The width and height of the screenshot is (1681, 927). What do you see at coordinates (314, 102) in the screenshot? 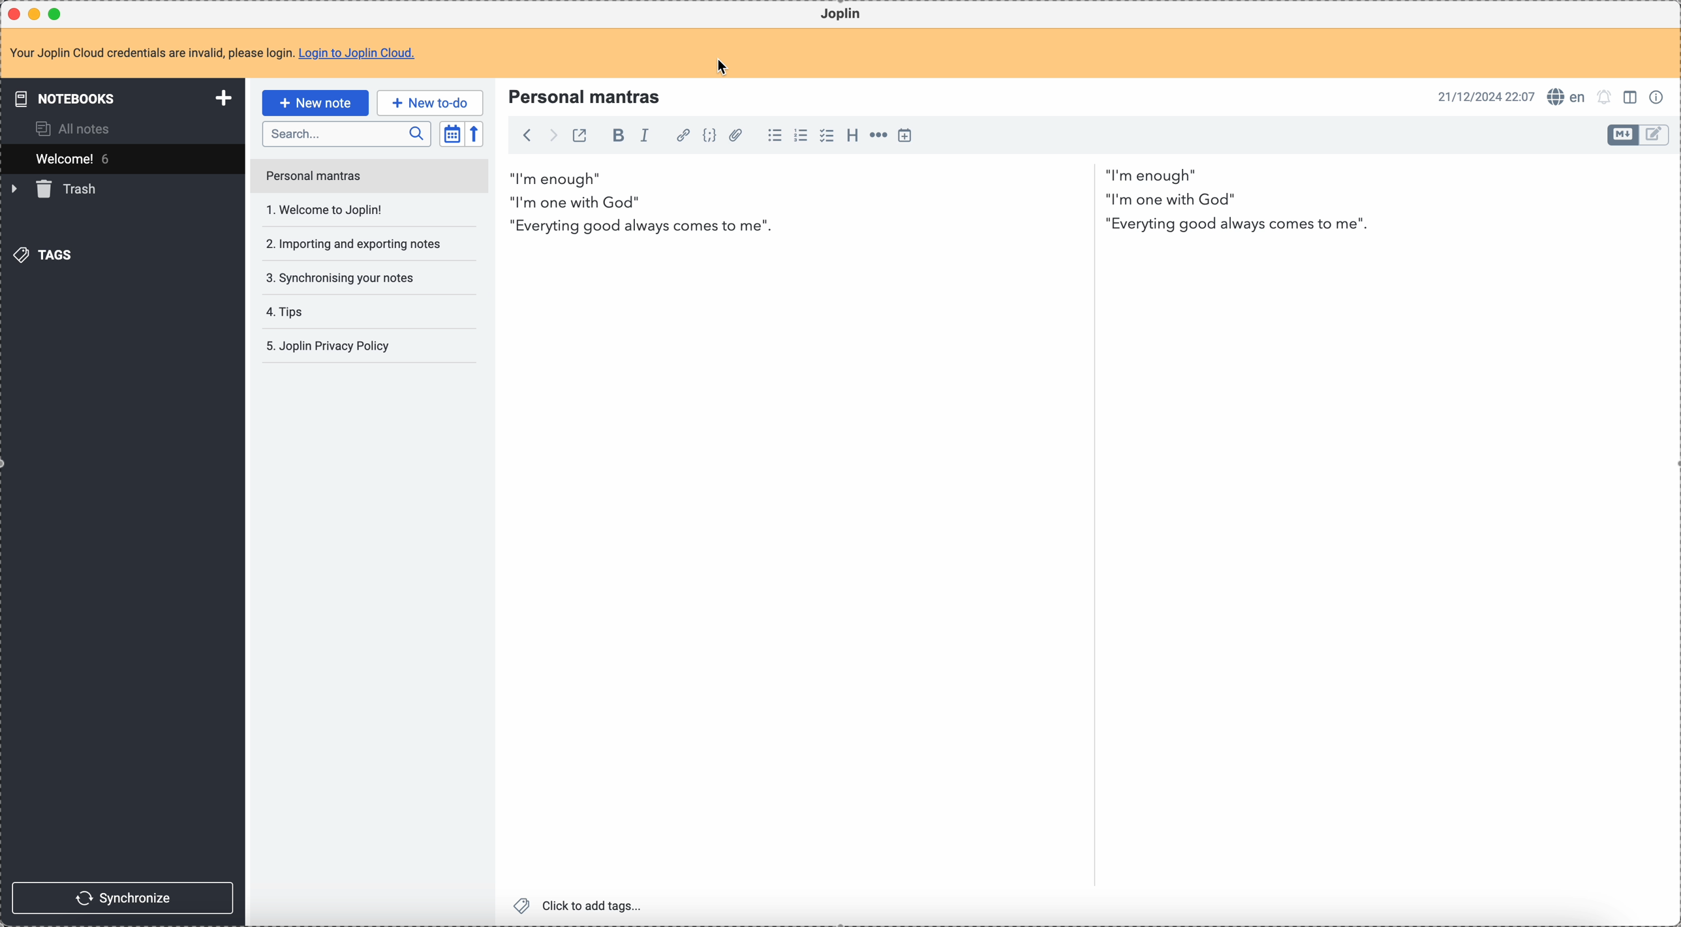
I see `new note` at bounding box center [314, 102].